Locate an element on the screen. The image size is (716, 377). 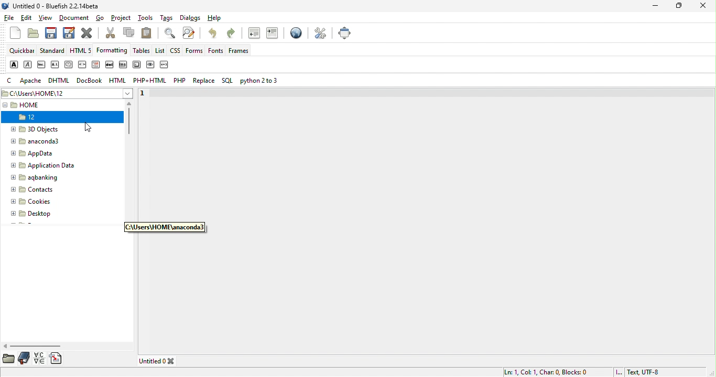
docbook is located at coordinates (90, 81).